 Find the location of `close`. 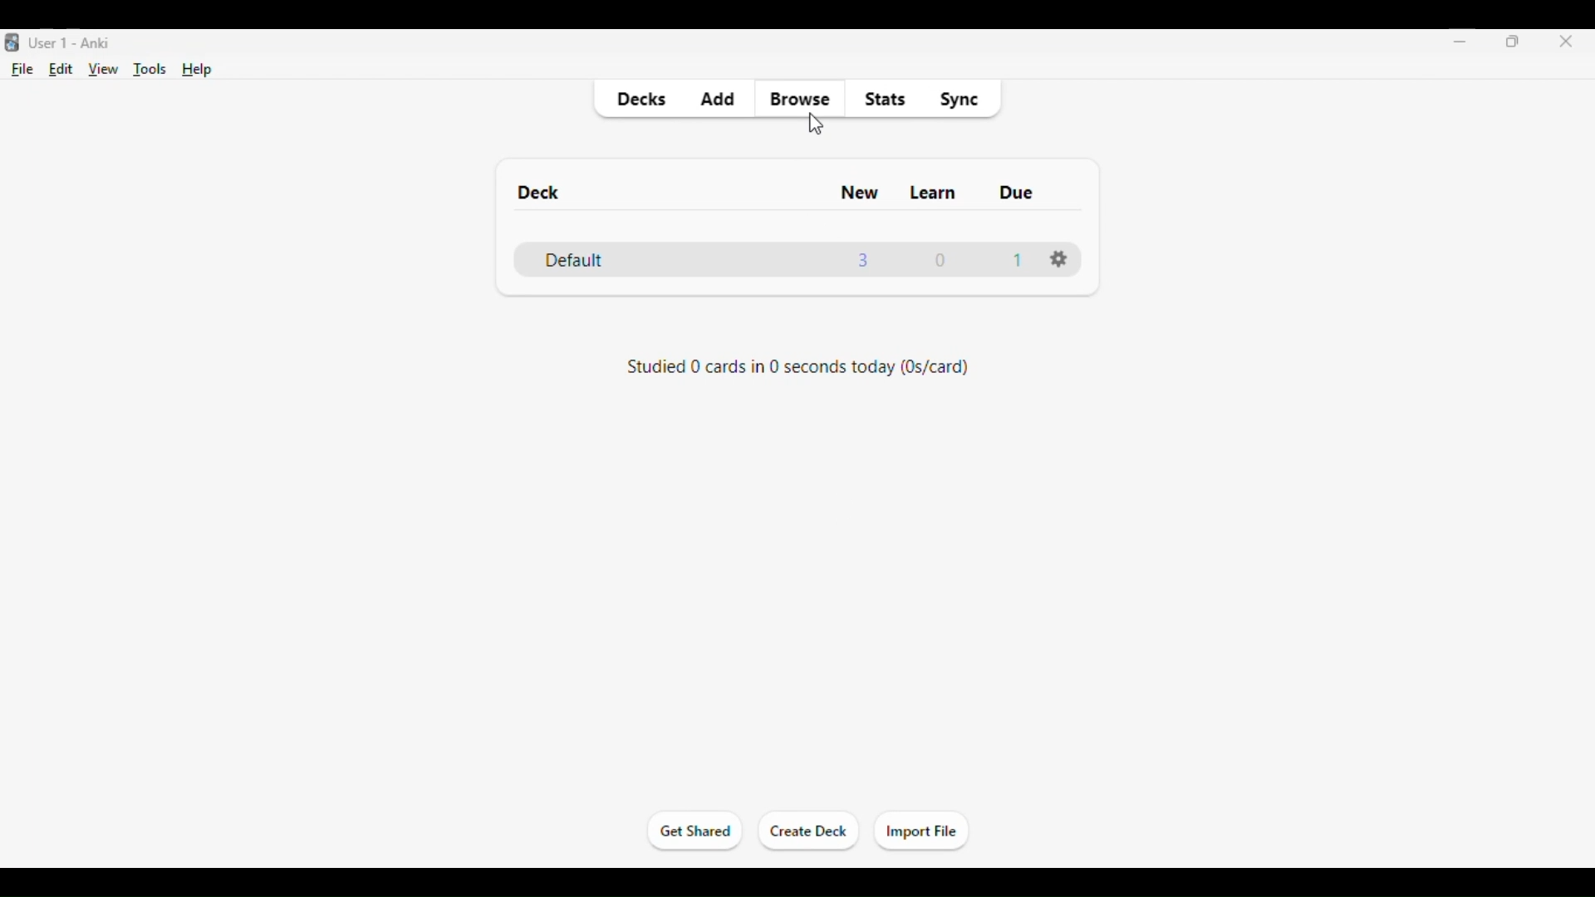

close is located at coordinates (1561, 42).